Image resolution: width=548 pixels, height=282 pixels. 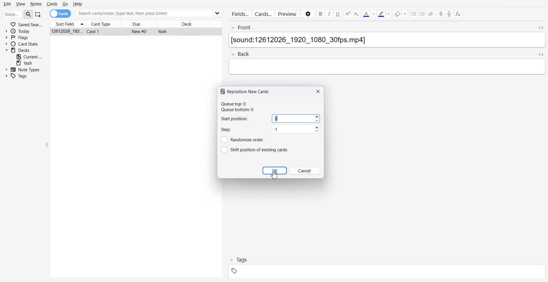 What do you see at coordinates (384, 14) in the screenshot?
I see `Highlight text color` at bounding box center [384, 14].